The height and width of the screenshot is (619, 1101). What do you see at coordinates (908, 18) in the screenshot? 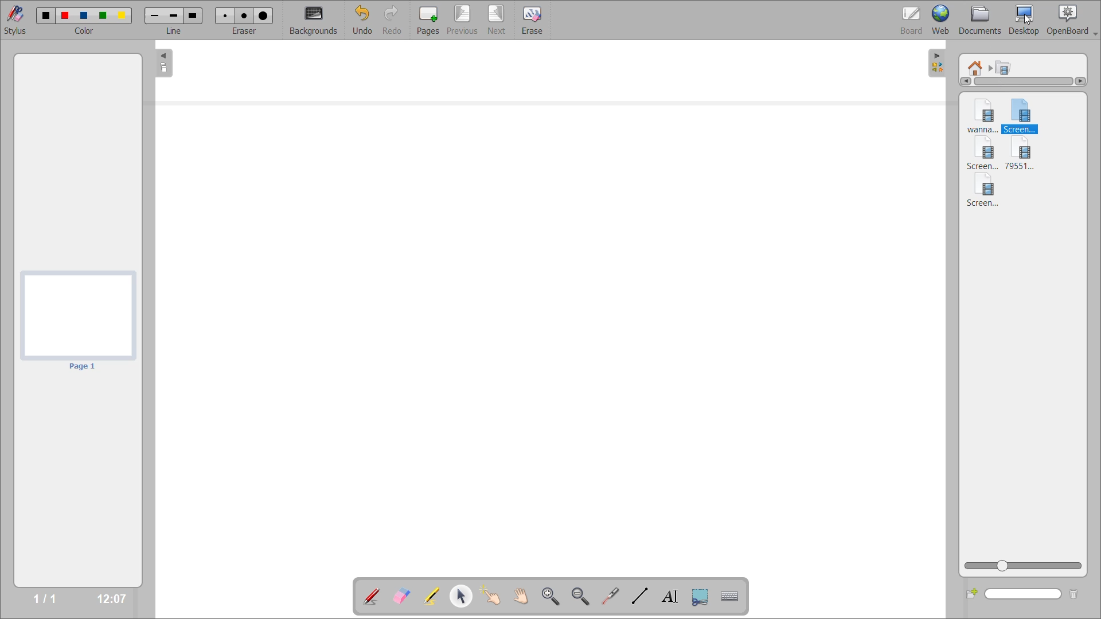
I see `board` at bounding box center [908, 18].